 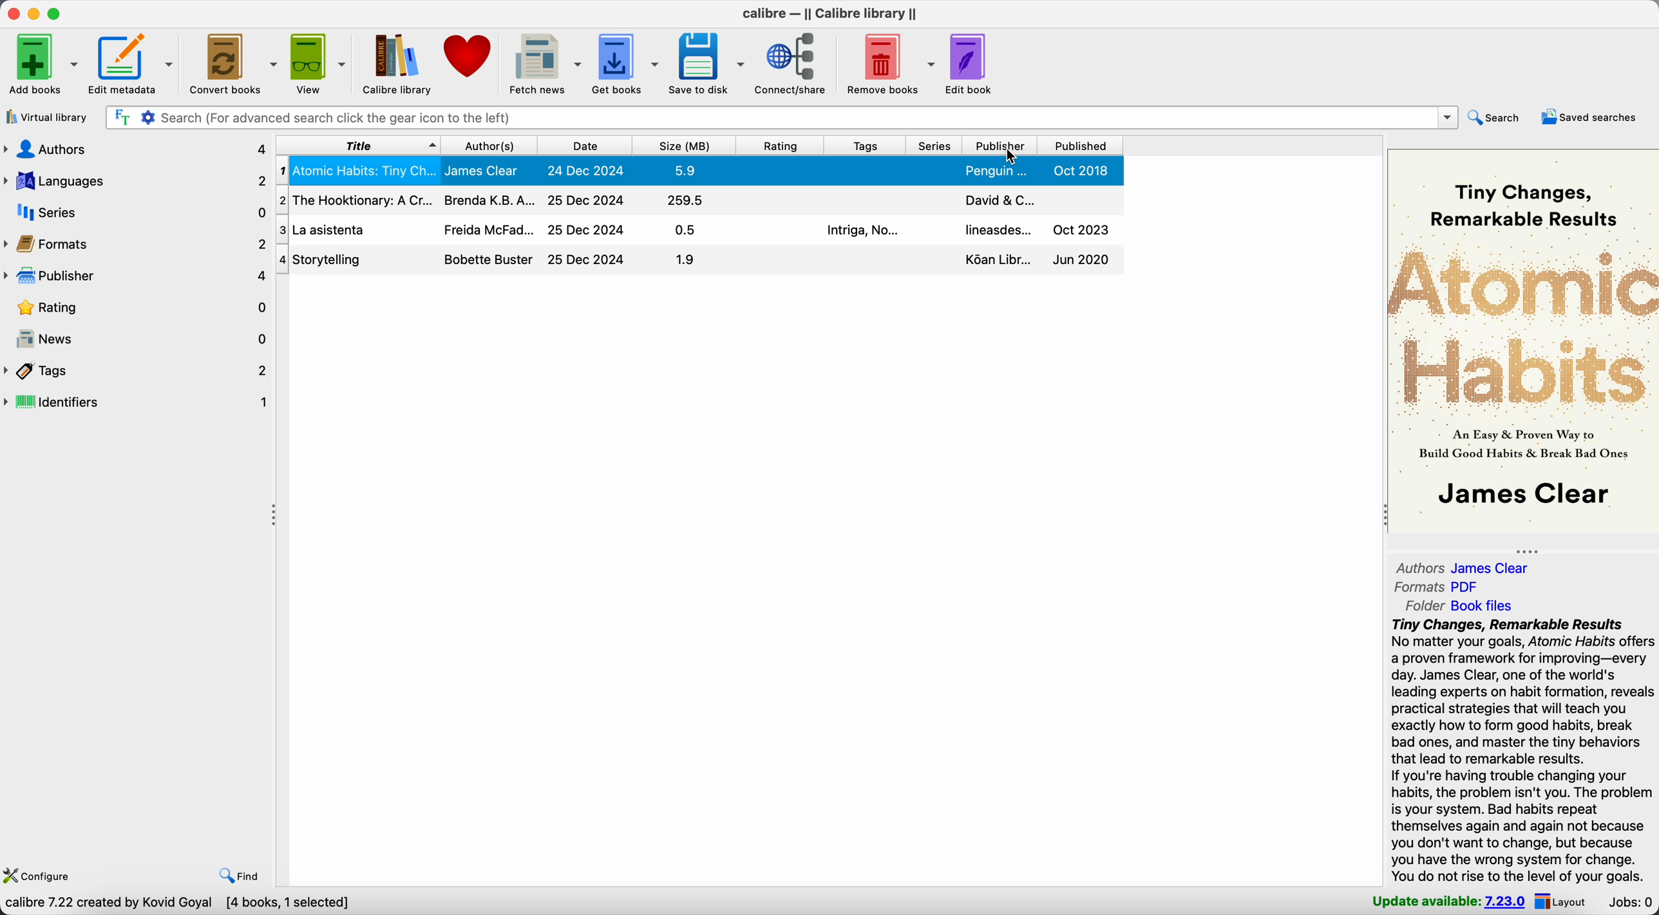 What do you see at coordinates (330, 259) in the screenshot?
I see `storytelling` at bounding box center [330, 259].